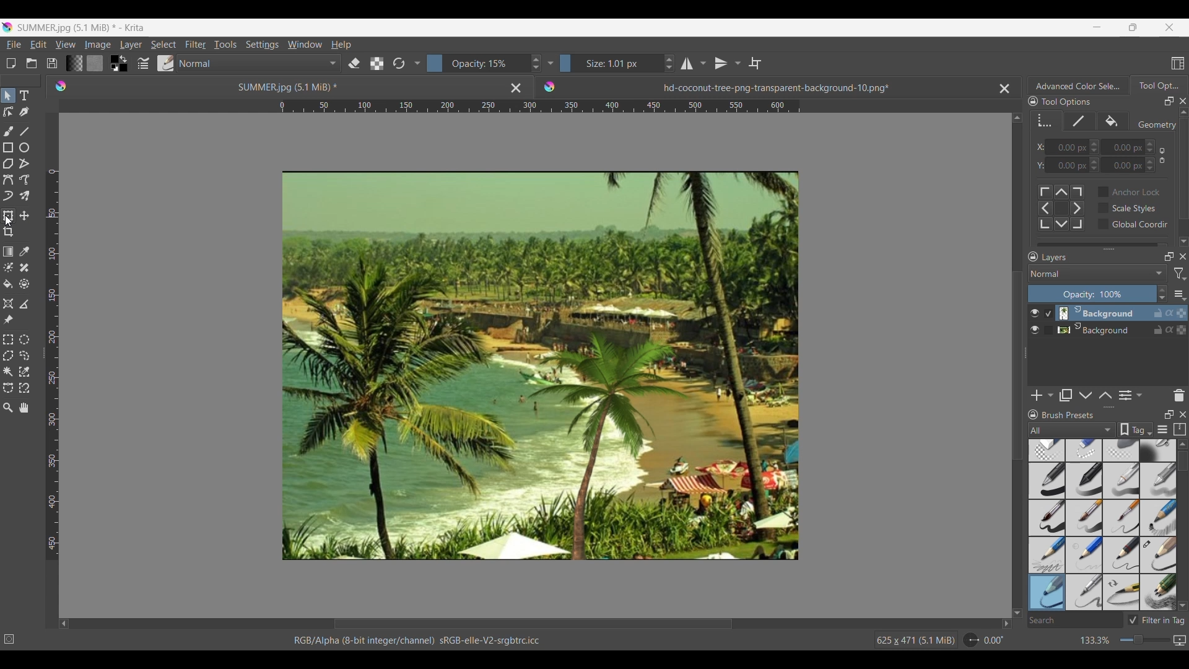  Describe the element at coordinates (1097, 27) in the screenshot. I see `Minimize` at that location.